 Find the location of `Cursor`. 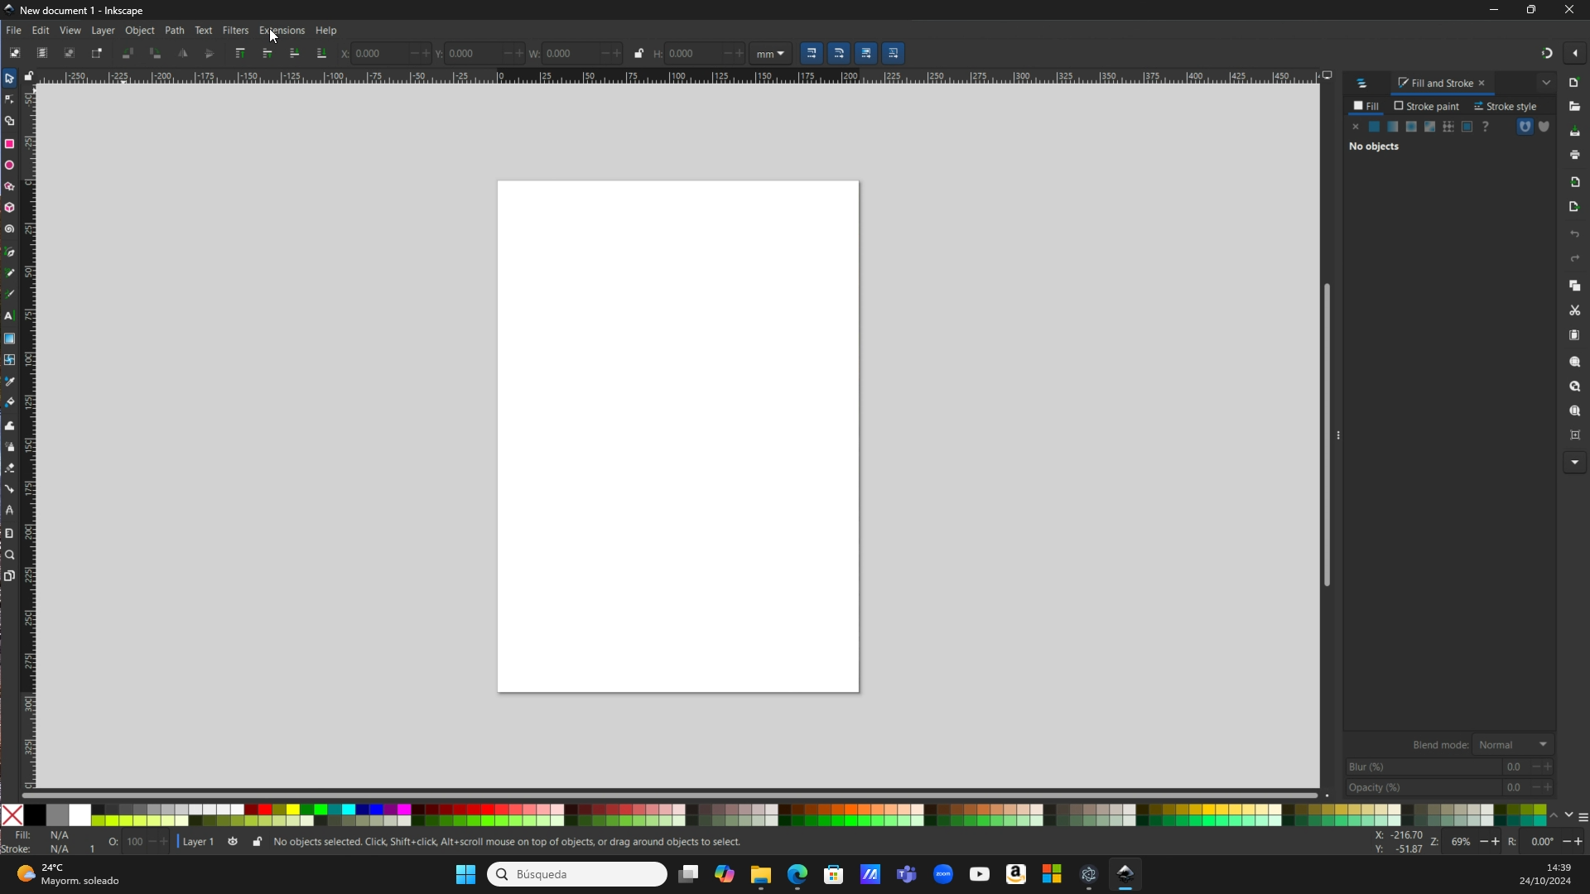

Cursor is located at coordinates (278, 41).